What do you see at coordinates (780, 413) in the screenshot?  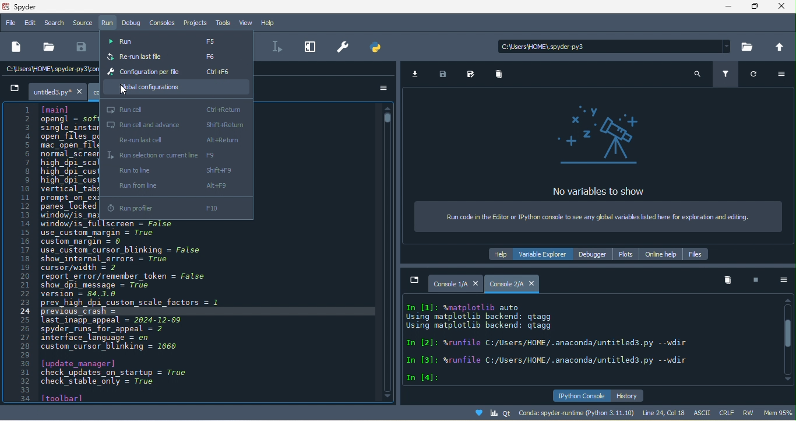 I see `mem 95%` at bounding box center [780, 413].